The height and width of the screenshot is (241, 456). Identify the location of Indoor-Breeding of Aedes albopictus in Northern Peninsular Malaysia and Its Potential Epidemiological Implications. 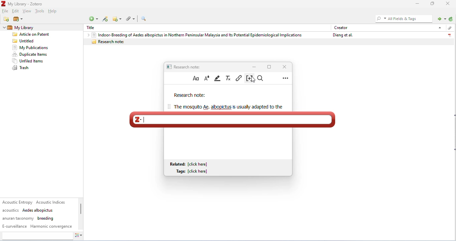
(197, 35).